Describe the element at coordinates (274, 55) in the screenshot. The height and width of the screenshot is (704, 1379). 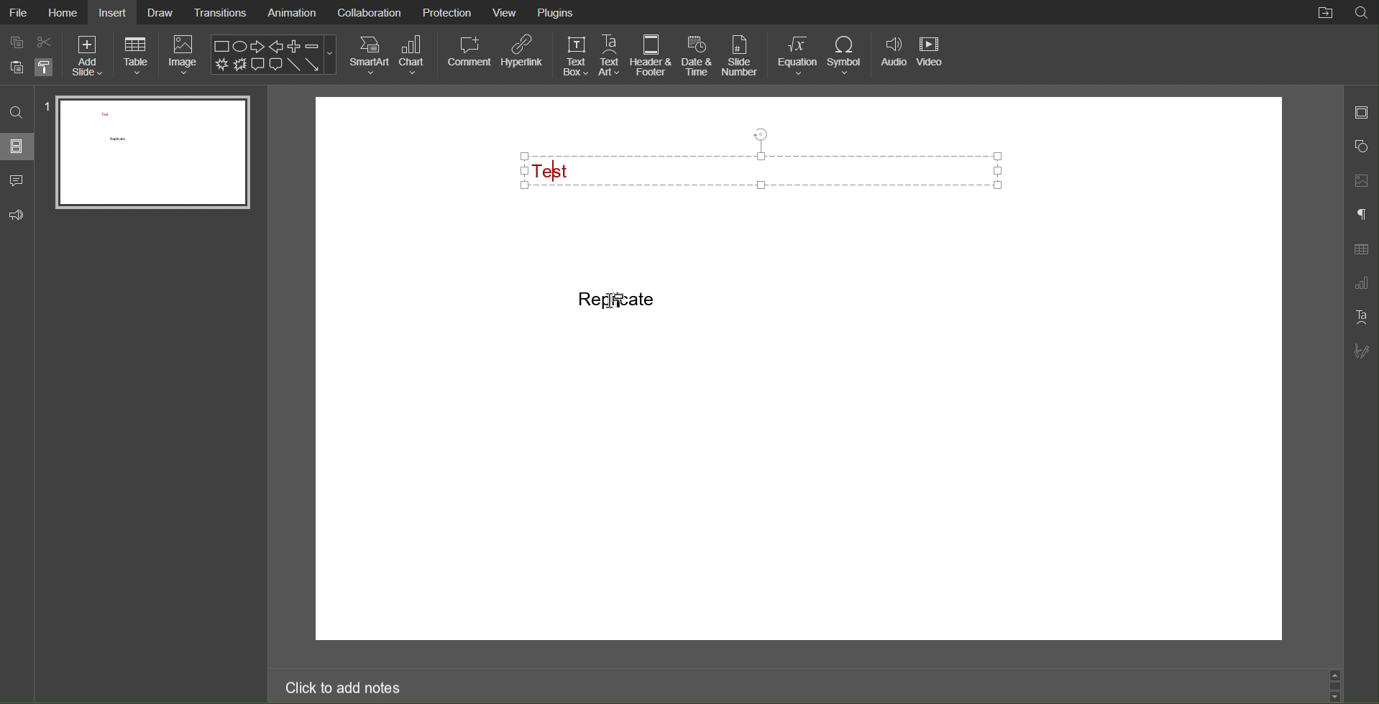
I see `Shape Menu` at that location.